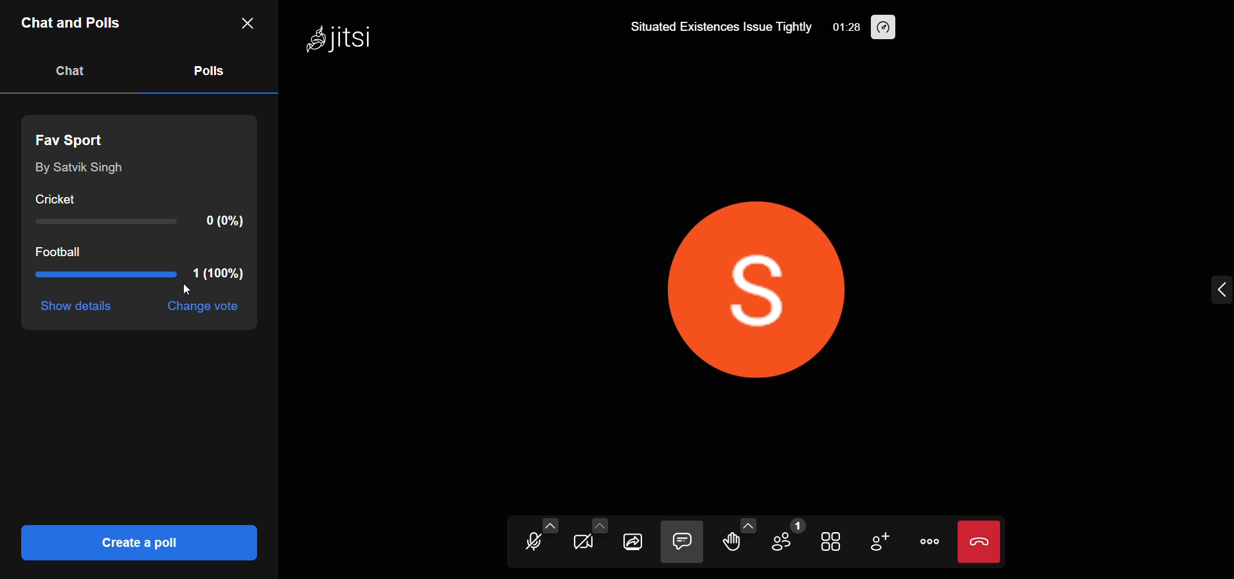  Describe the element at coordinates (201, 308) in the screenshot. I see `change vote` at that location.